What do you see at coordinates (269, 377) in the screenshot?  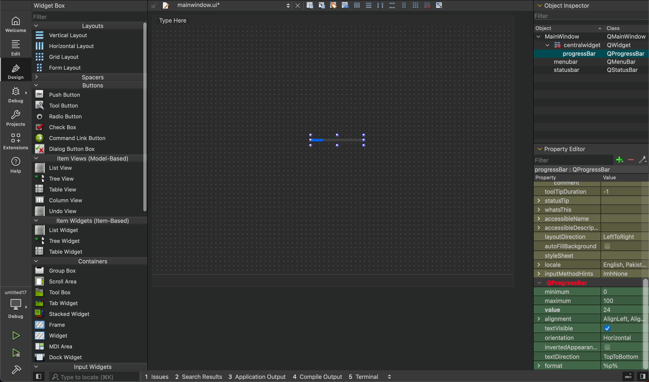 I see `logs` at bounding box center [269, 377].